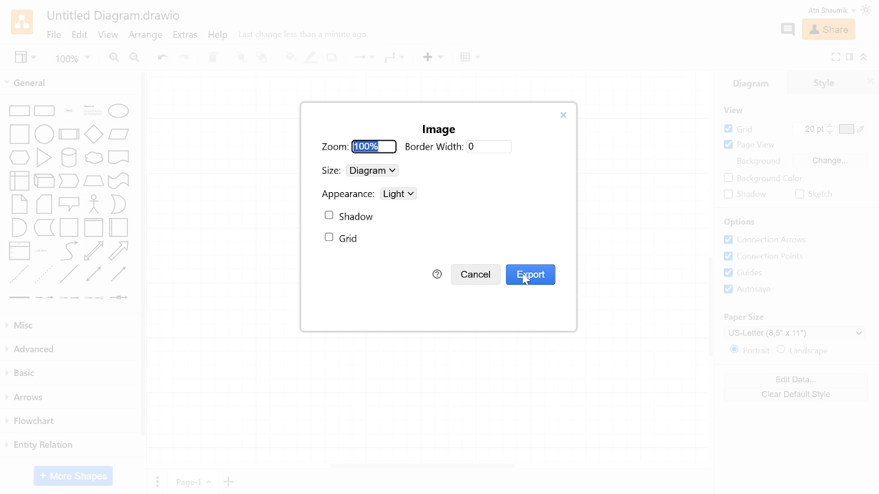 Image resolution: width=879 pixels, height=494 pixels. What do you see at coordinates (831, 30) in the screenshot?
I see `Share` at bounding box center [831, 30].